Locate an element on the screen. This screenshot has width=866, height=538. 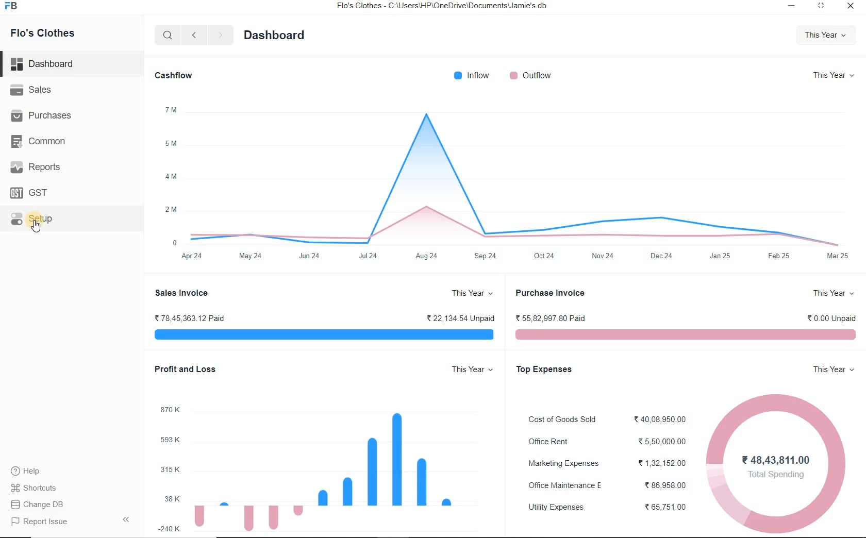
¥48,43,811.00
Total Spending is located at coordinates (776, 468).